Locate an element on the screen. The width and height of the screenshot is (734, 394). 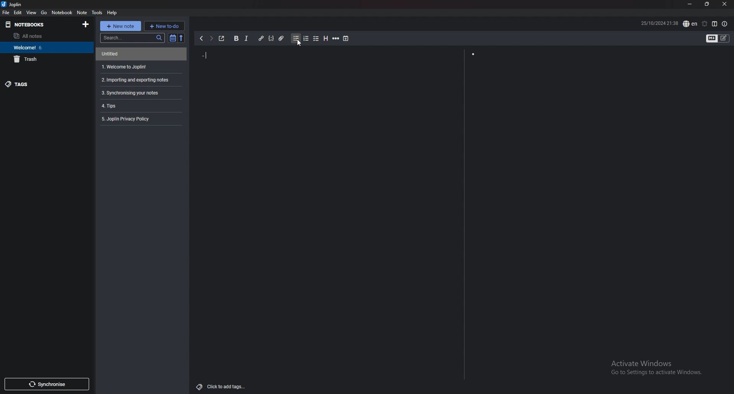
insert time is located at coordinates (347, 39).